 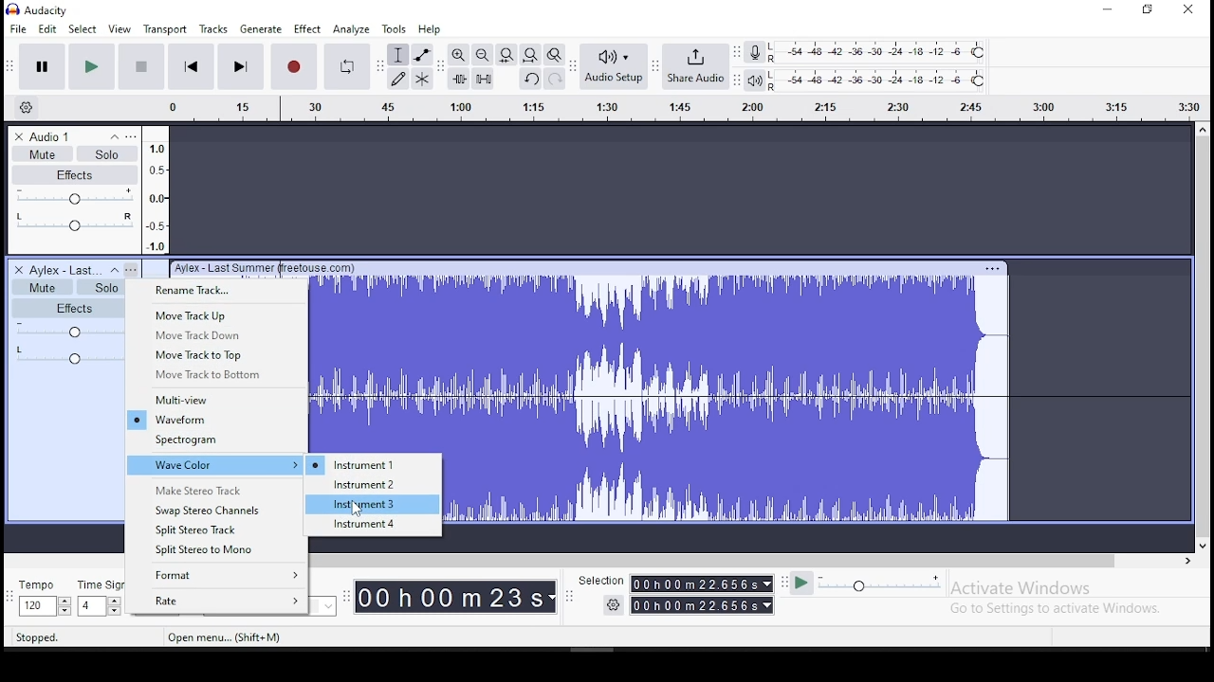 I want to click on 00 h 00 m 23 s, so click(x=454, y=596).